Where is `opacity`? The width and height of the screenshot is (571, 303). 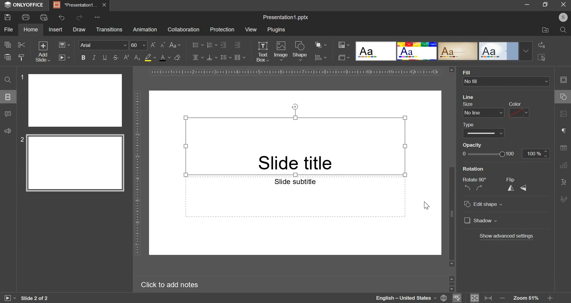 opacity is located at coordinates (475, 145).